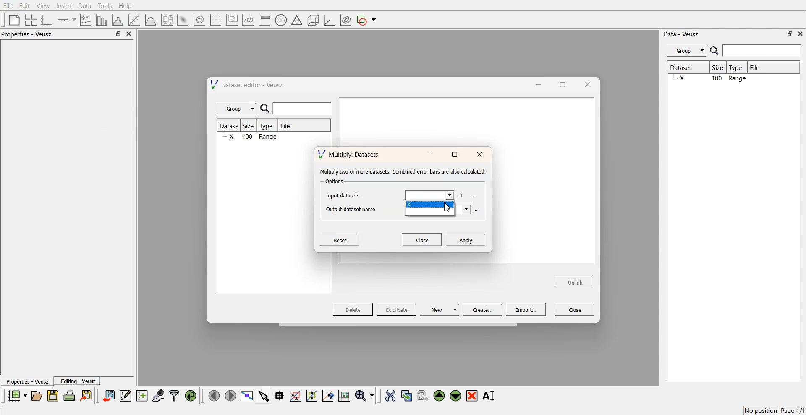 This screenshot has height=415, width=806. I want to click on Dataset editor - Veusz, so click(248, 85).